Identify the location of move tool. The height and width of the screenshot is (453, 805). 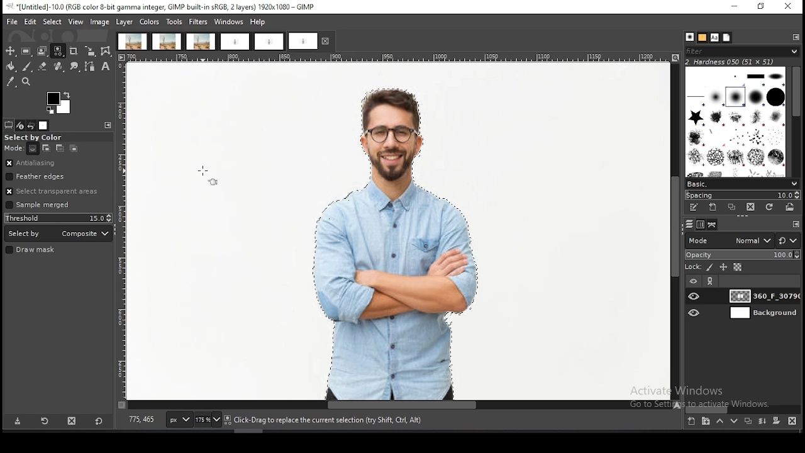
(10, 51).